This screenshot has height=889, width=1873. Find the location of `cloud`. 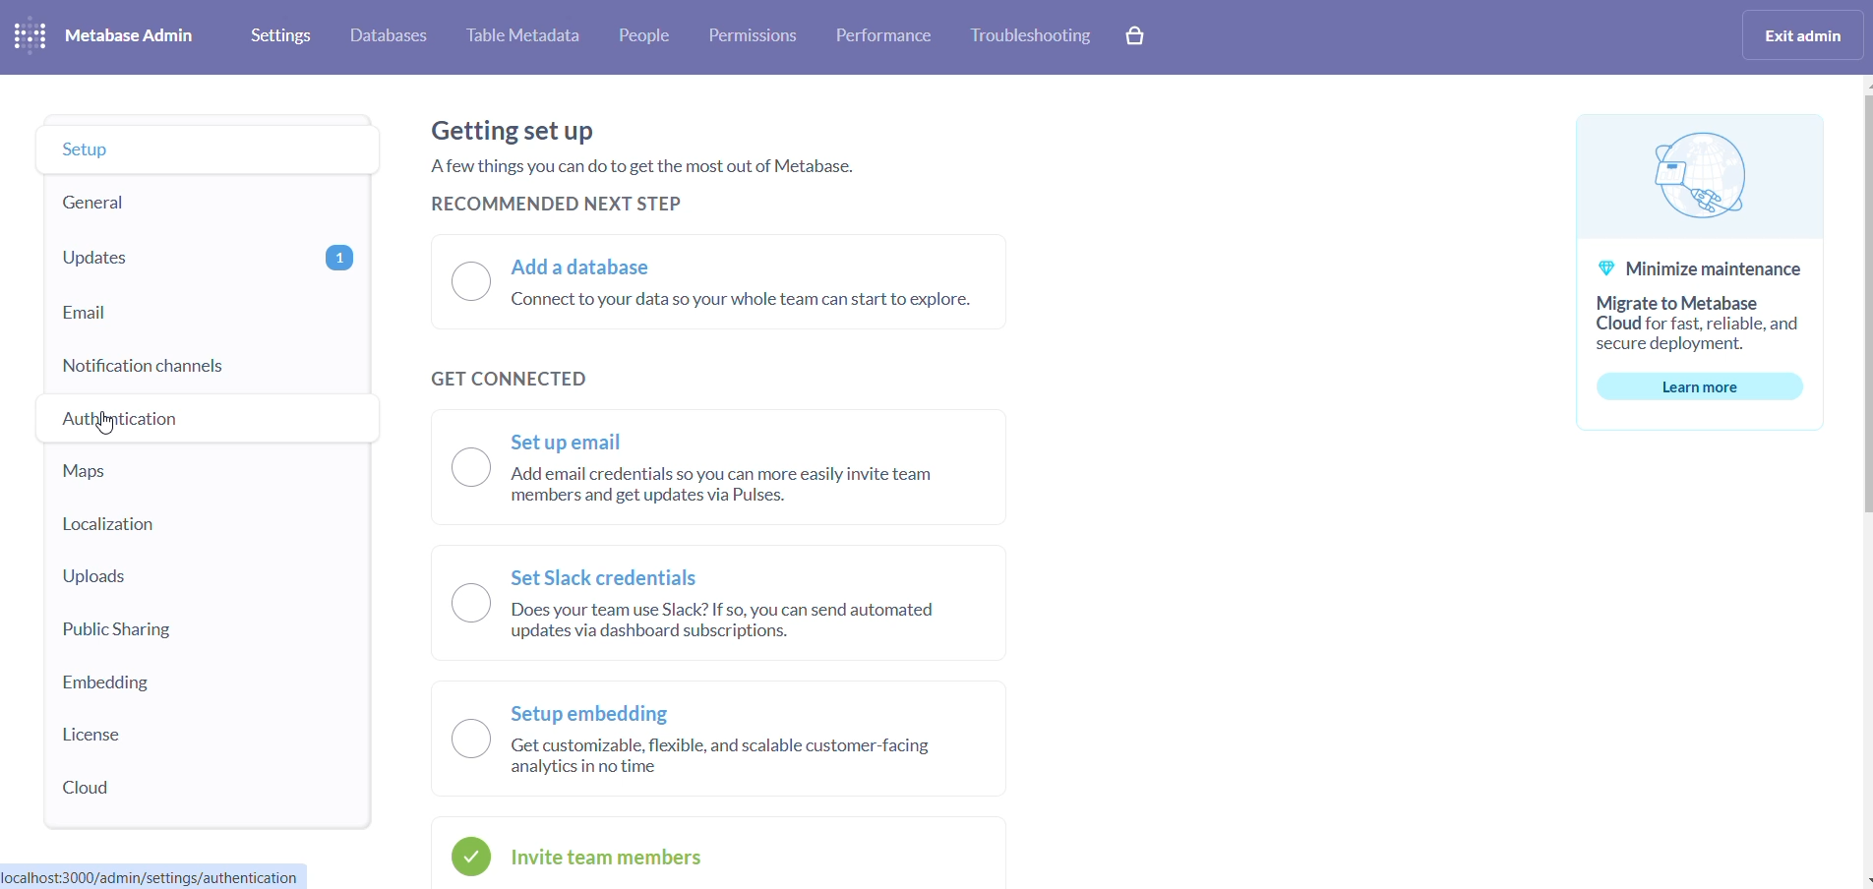

cloud is located at coordinates (132, 790).